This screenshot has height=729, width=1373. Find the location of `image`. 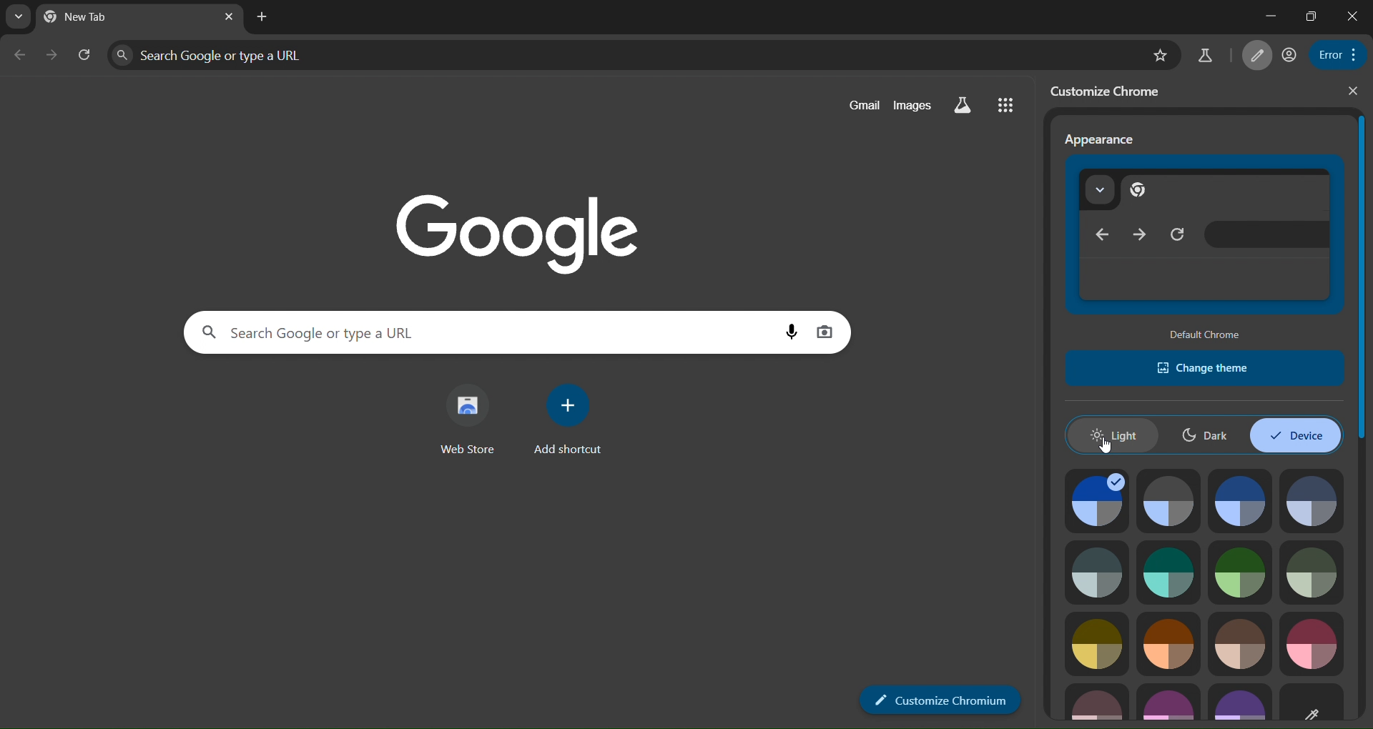

image is located at coordinates (1243, 500).